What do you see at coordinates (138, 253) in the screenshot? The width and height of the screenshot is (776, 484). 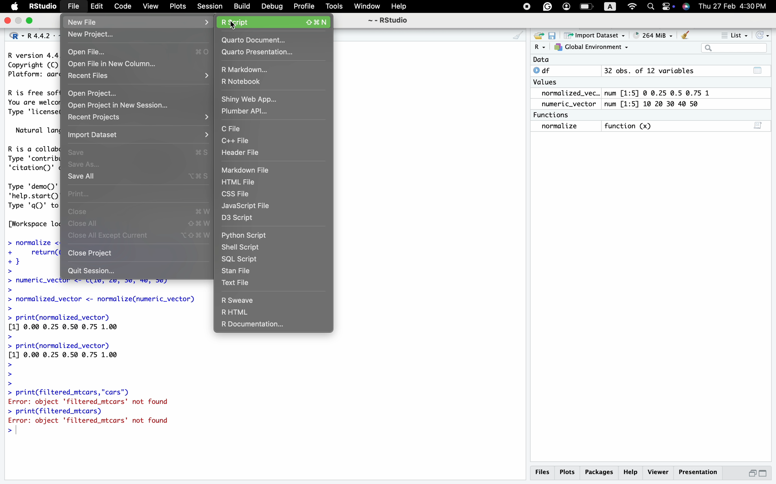 I see `close project` at bounding box center [138, 253].